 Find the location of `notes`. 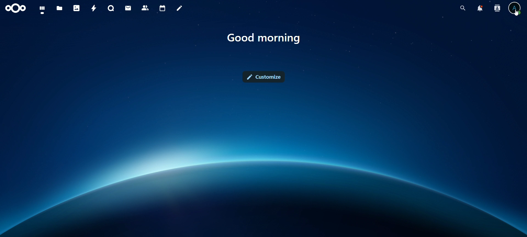

notes is located at coordinates (180, 9).